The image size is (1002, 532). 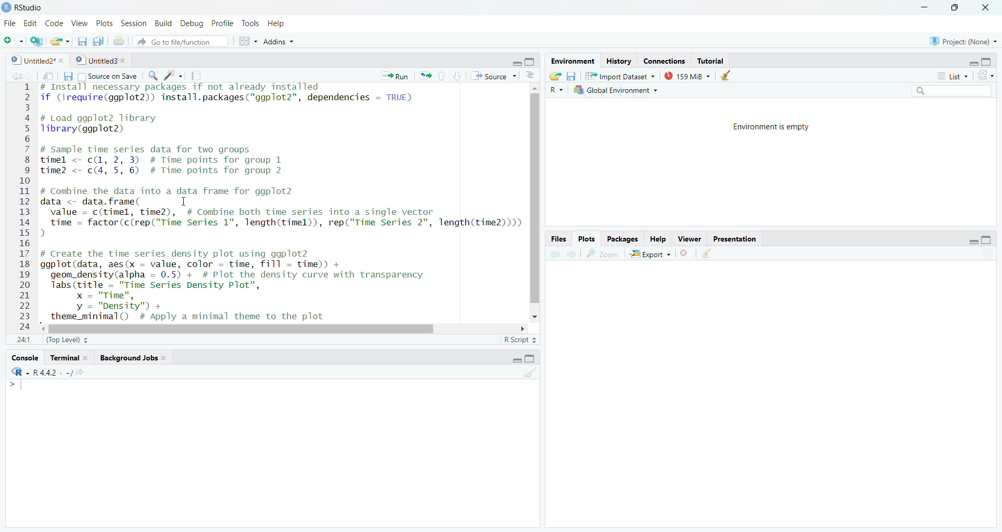 What do you see at coordinates (986, 76) in the screenshot?
I see `Refresh` at bounding box center [986, 76].